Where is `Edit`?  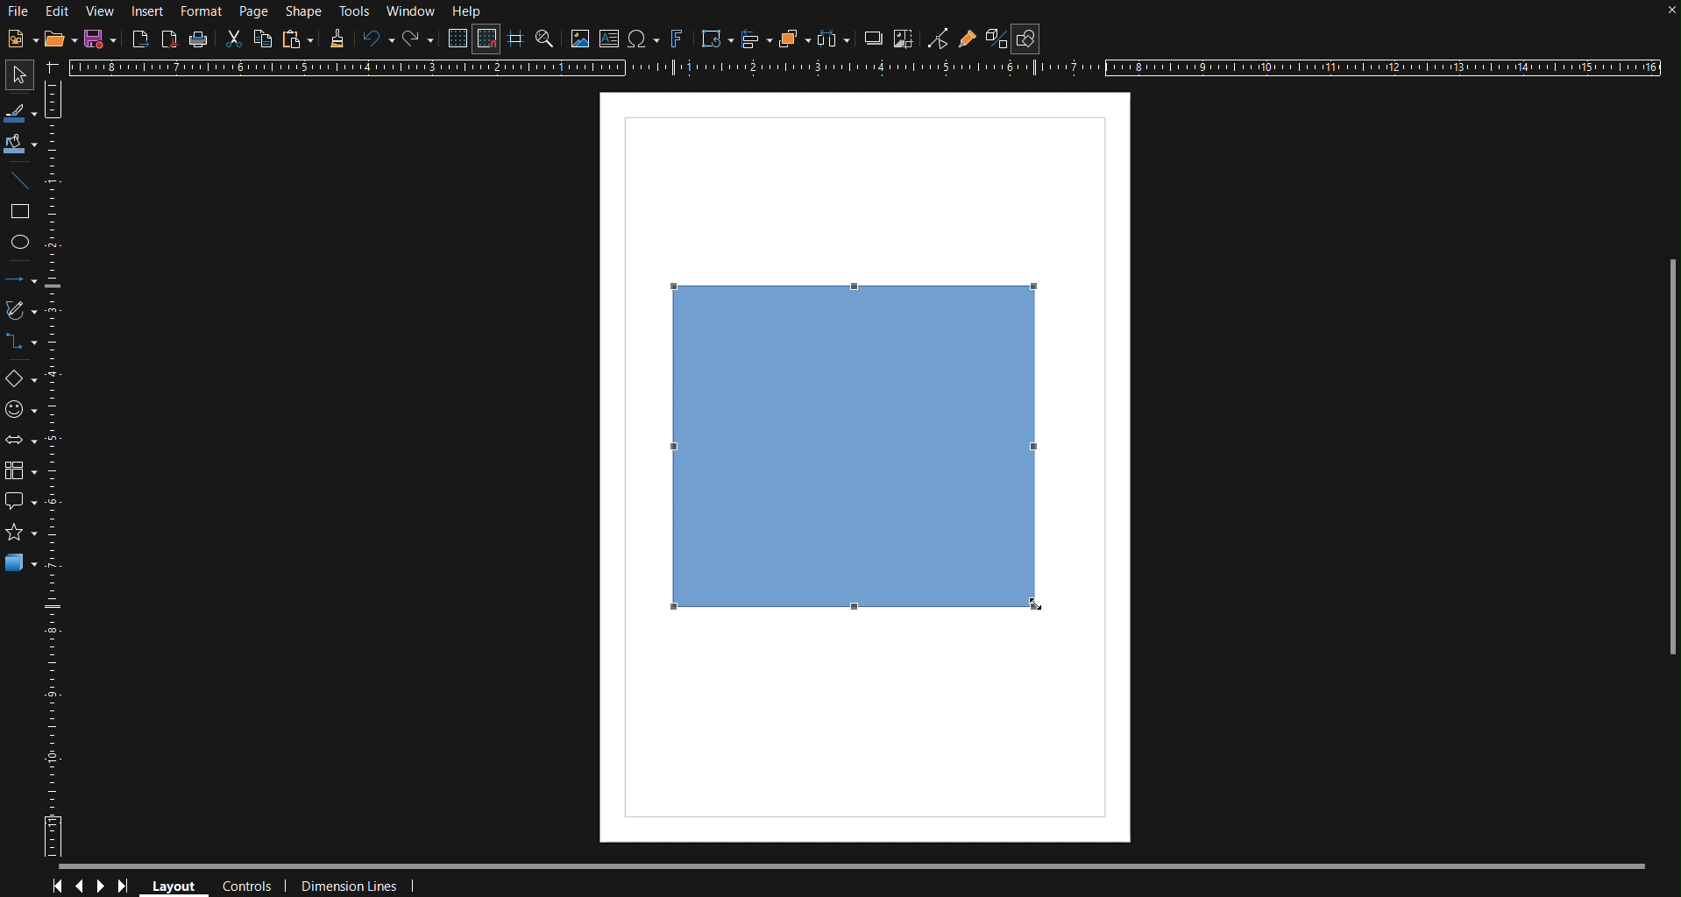 Edit is located at coordinates (57, 12).